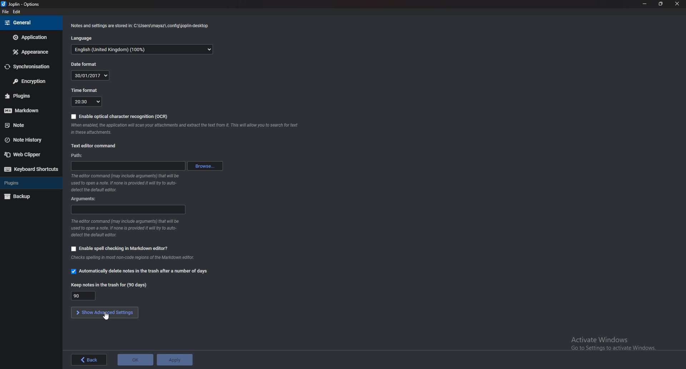 The image size is (686, 369). I want to click on path, so click(78, 156).